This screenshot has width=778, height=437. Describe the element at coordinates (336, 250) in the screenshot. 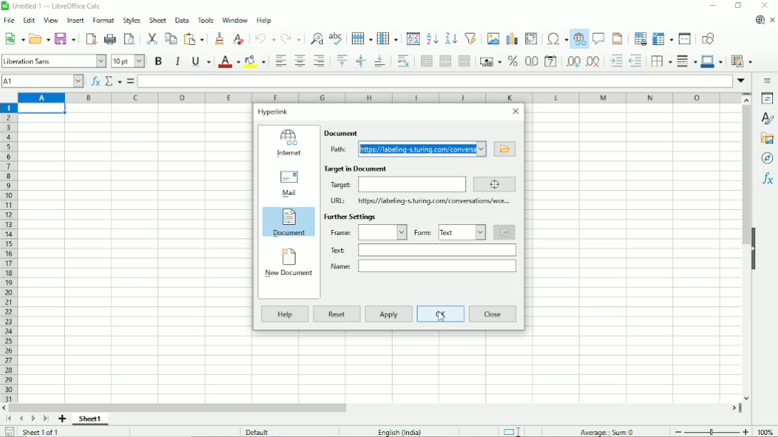

I see `Text` at that location.